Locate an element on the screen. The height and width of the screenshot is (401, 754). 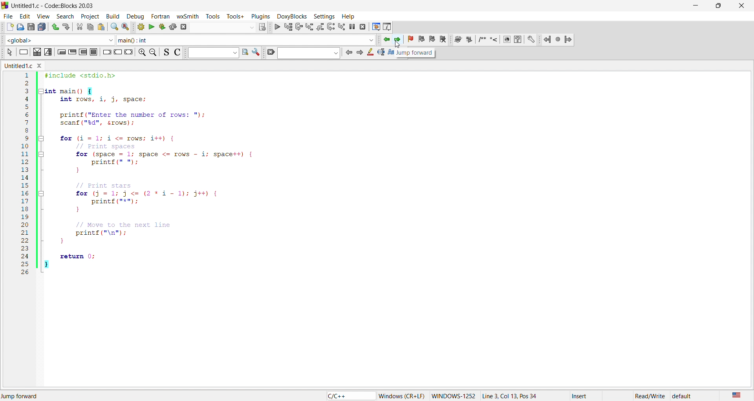
rebuild is located at coordinates (172, 27).